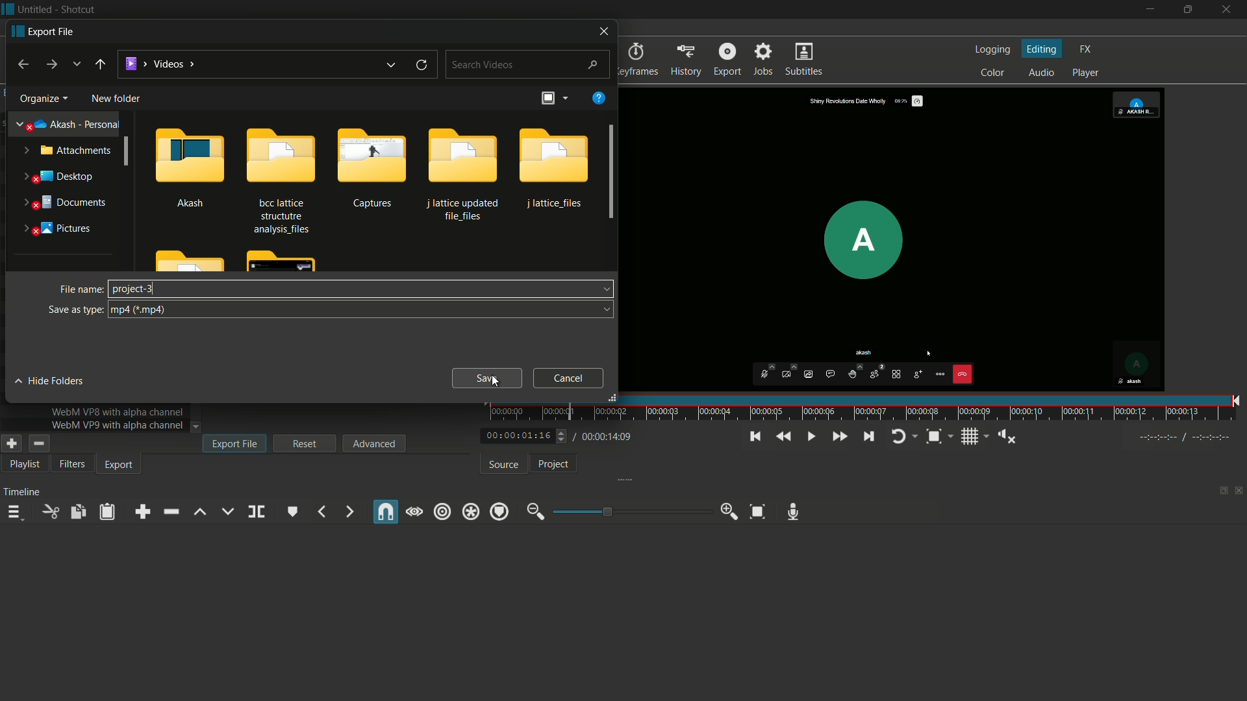  I want to click on ripple markers, so click(499, 511).